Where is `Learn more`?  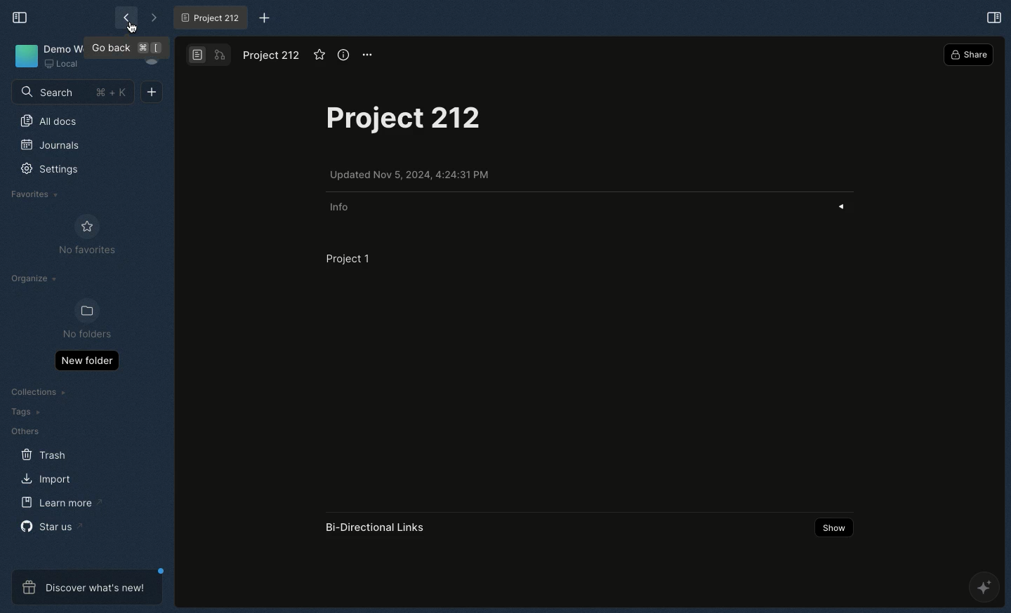 Learn more is located at coordinates (61, 503).